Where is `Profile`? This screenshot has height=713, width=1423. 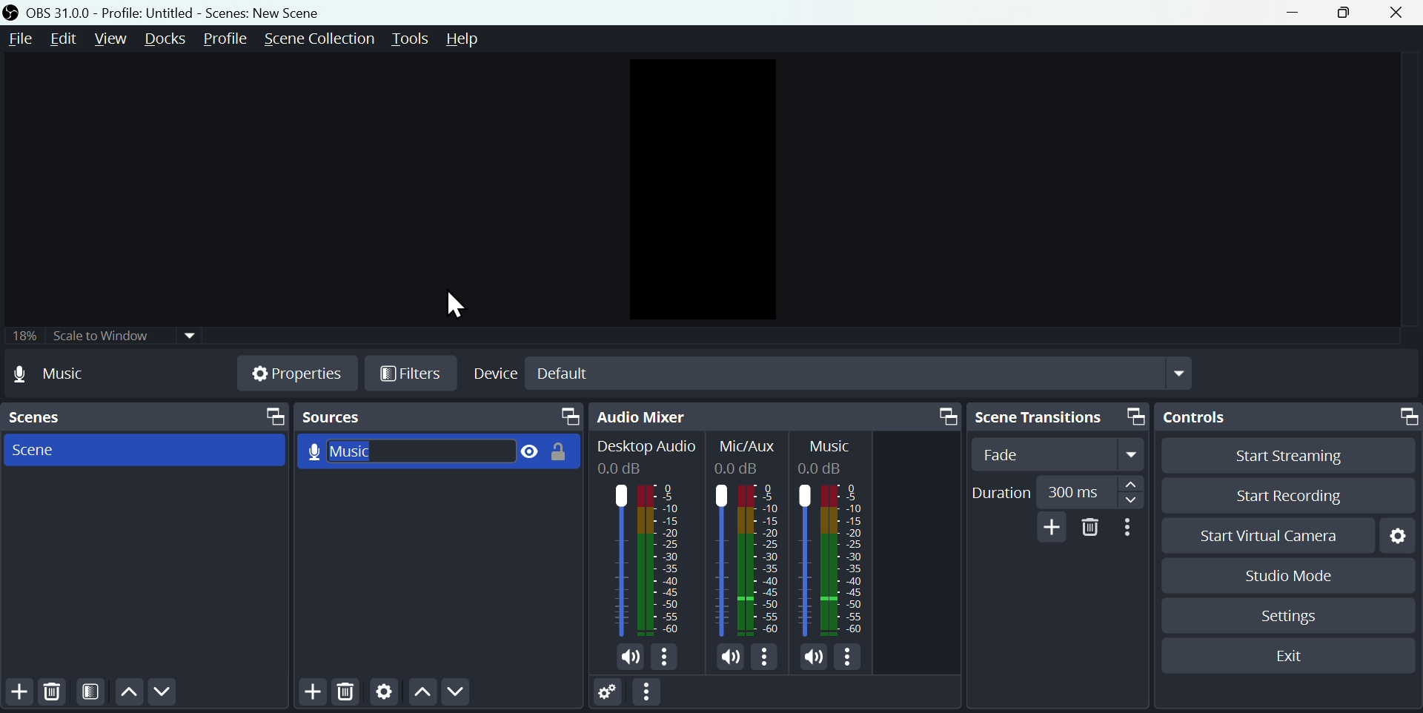
Profile is located at coordinates (225, 37).